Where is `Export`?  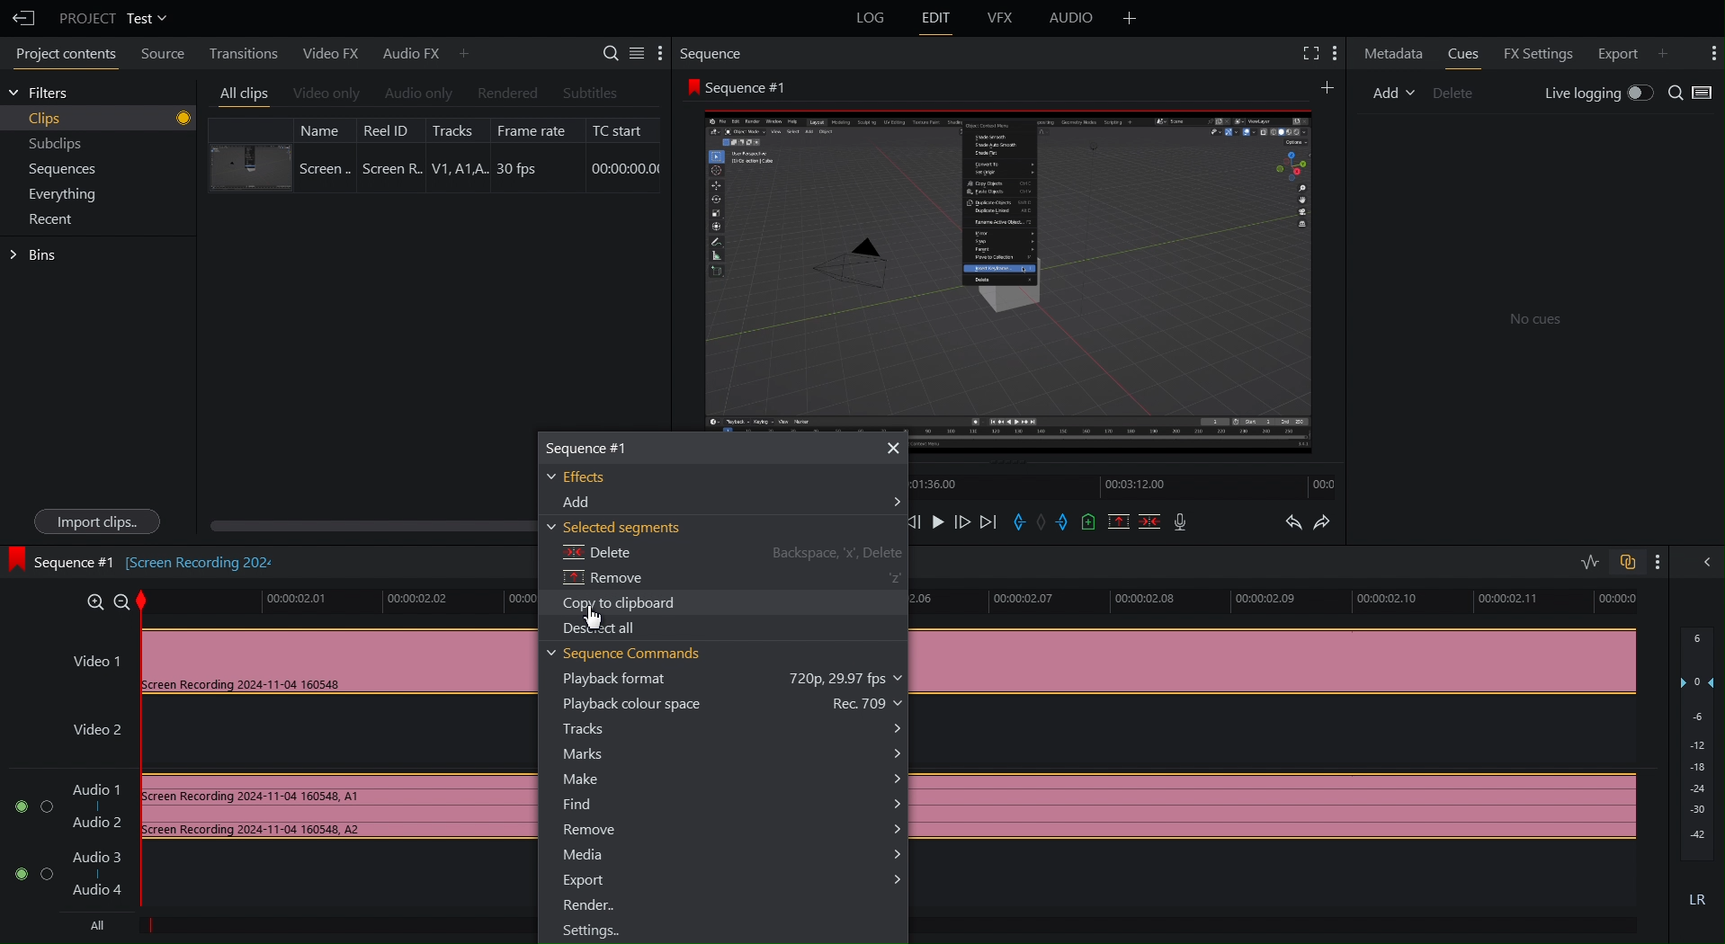 Export is located at coordinates (733, 879).